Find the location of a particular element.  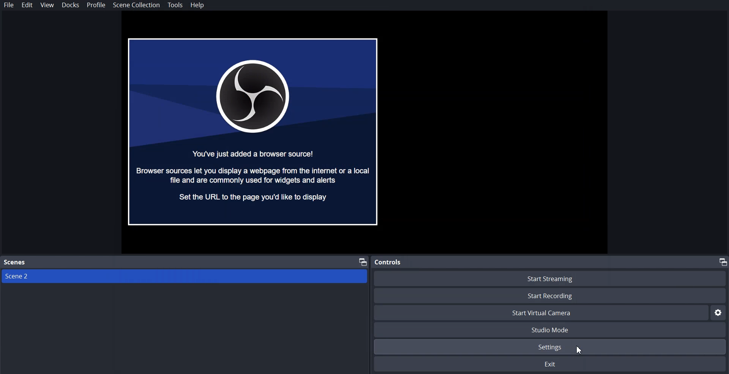

Profile is located at coordinates (96, 5).